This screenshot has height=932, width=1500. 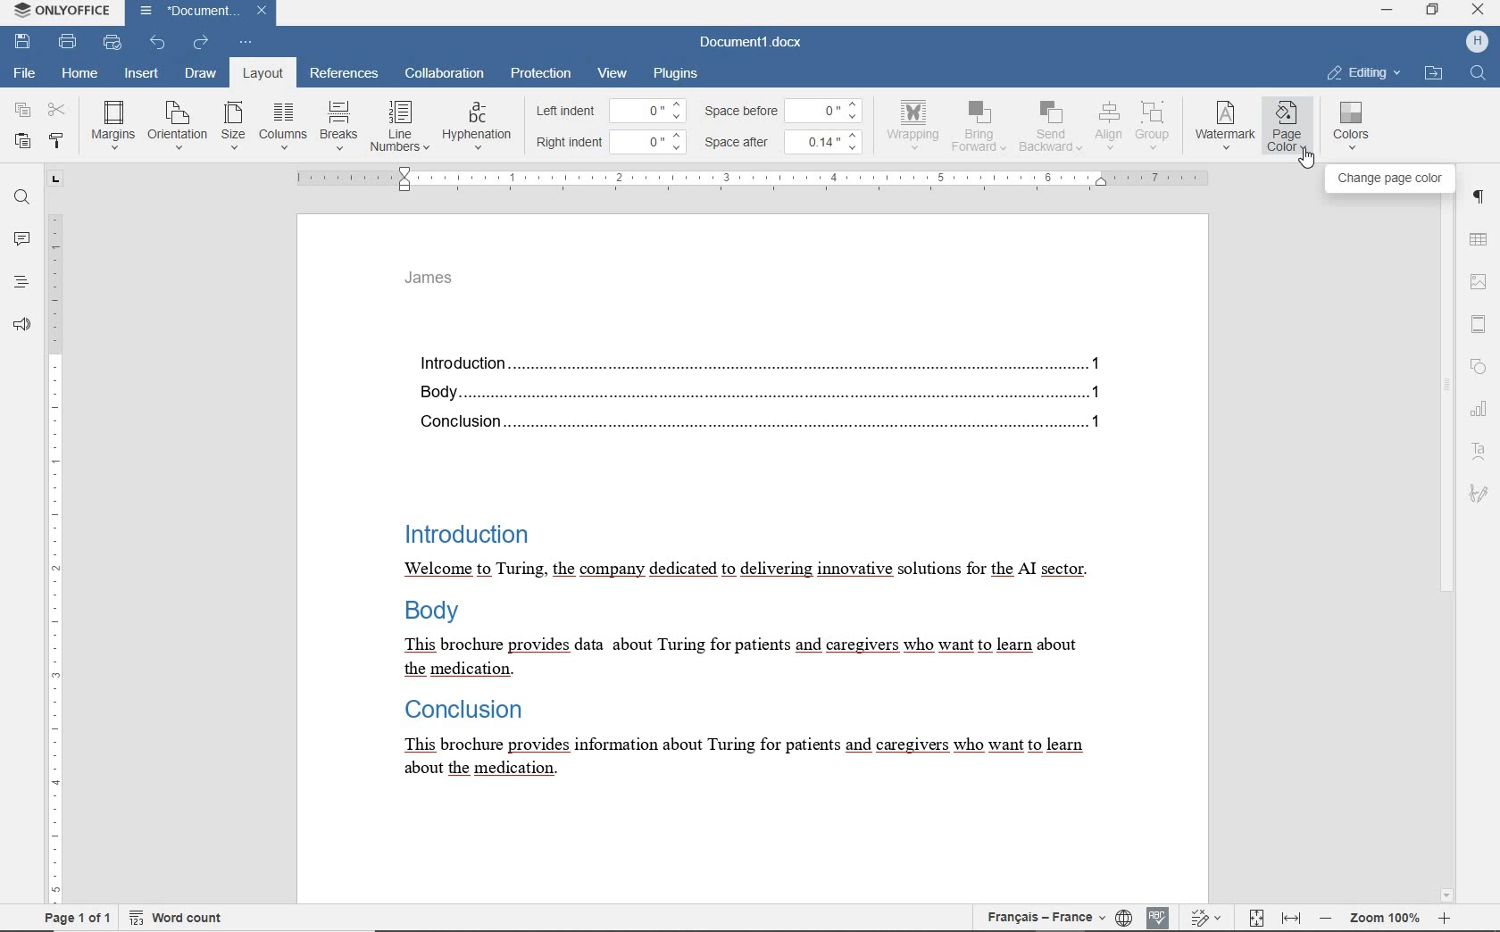 What do you see at coordinates (1387, 10) in the screenshot?
I see `minimize` at bounding box center [1387, 10].